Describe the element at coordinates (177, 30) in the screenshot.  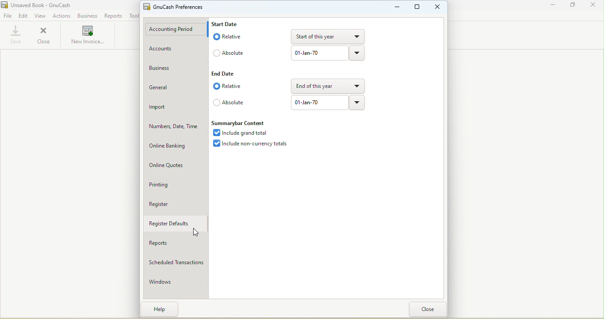
I see `Accounting period` at that location.